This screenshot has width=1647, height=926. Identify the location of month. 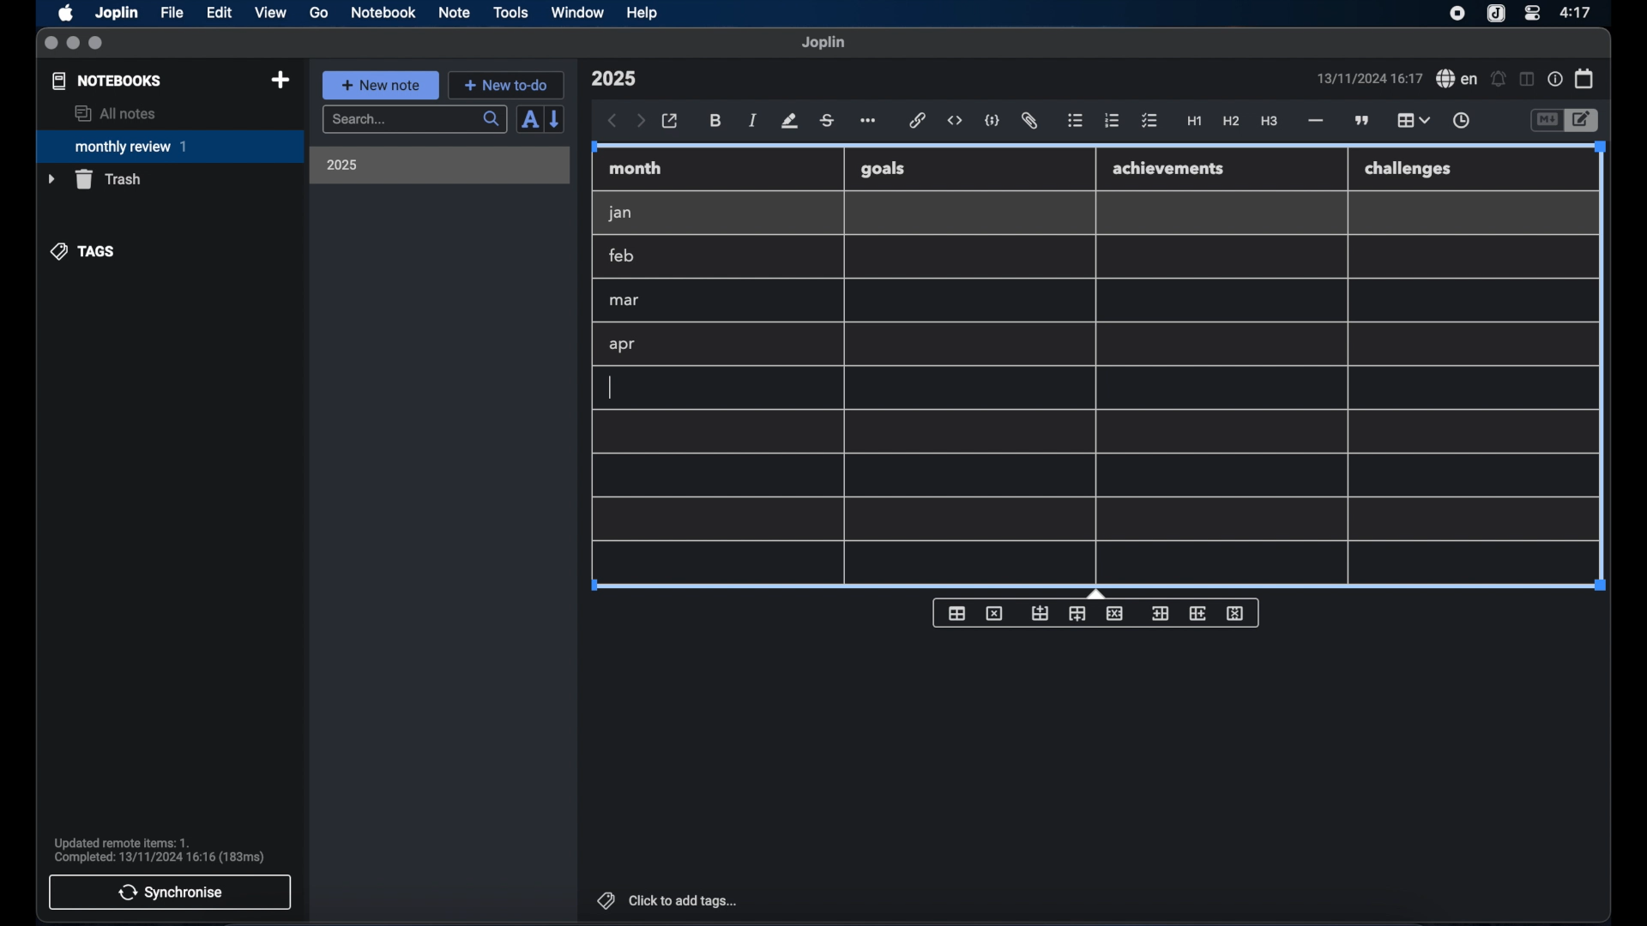
(636, 168).